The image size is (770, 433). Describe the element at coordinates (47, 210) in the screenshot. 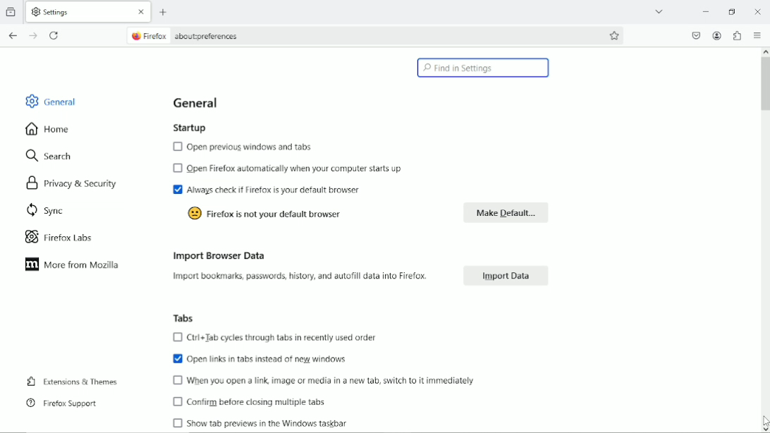

I see `Sync` at that location.